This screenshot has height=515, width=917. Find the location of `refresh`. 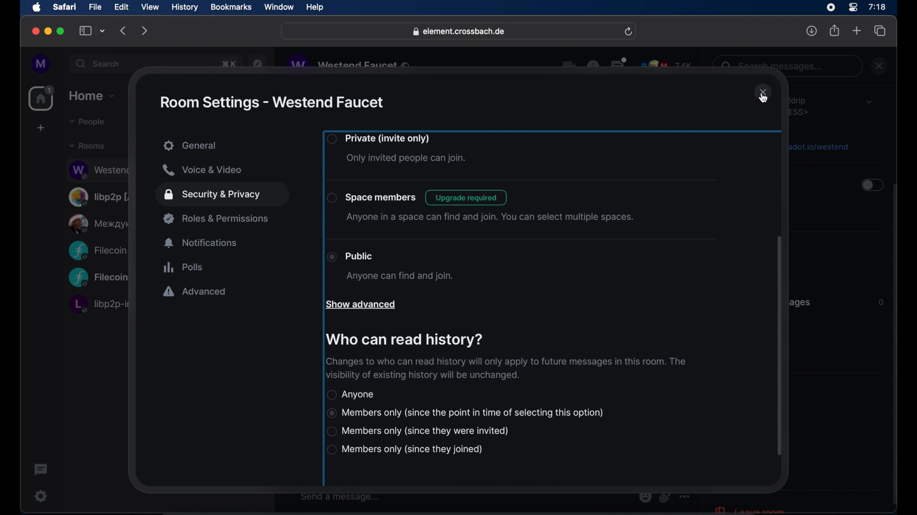

refresh is located at coordinates (628, 32).